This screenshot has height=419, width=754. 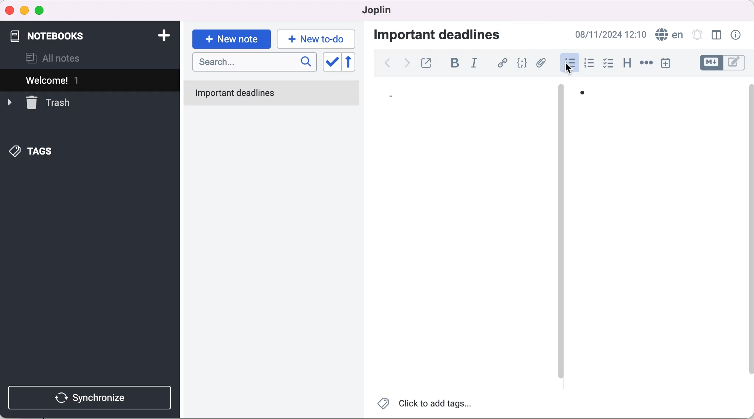 What do you see at coordinates (569, 63) in the screenshot?
I see `cursor` at bounding box center [569, 63].